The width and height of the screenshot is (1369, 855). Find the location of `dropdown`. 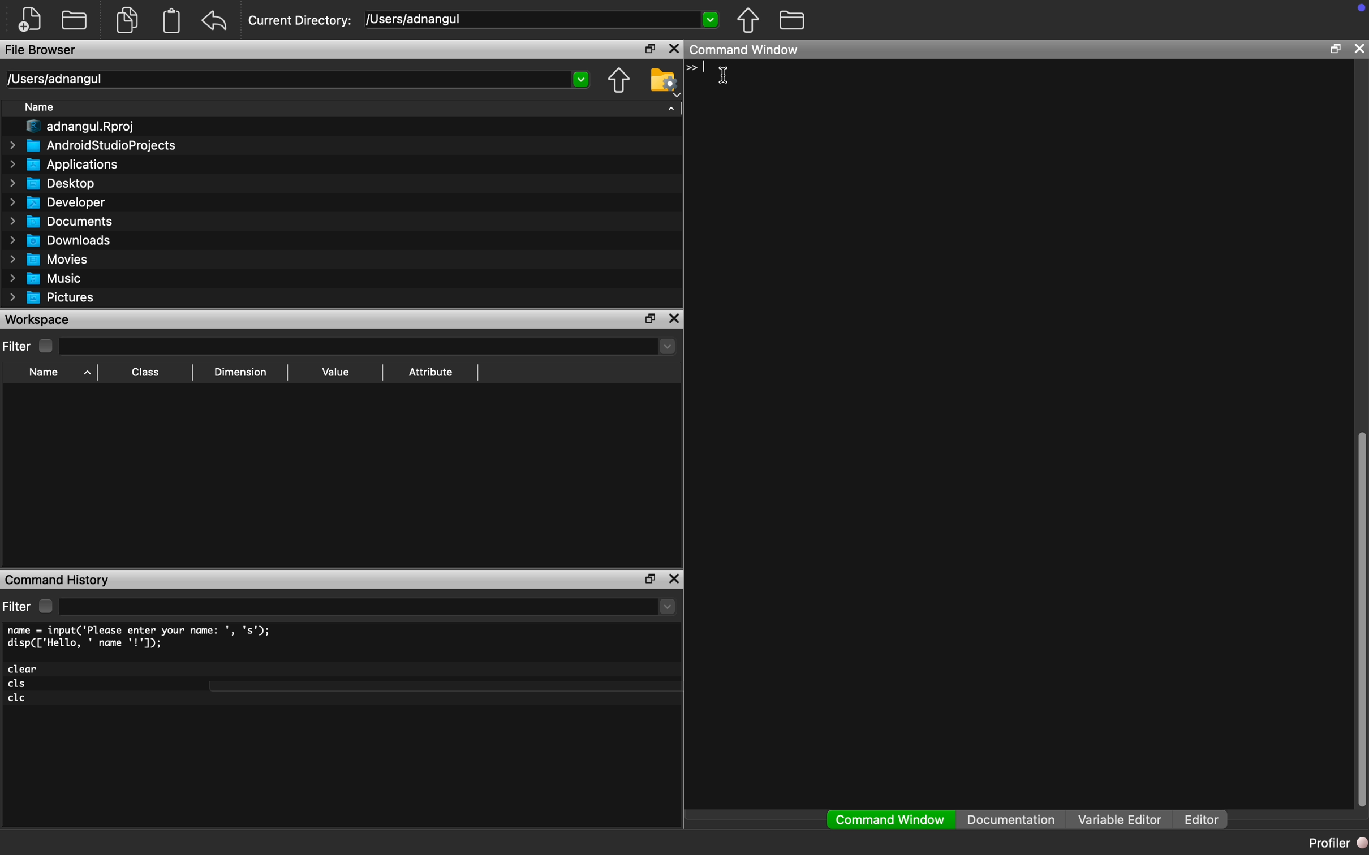

dropdown is located at coordinates (665, 346).